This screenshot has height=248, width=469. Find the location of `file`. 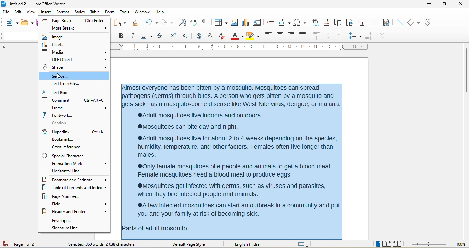

file is located at coordinates (6, 12).